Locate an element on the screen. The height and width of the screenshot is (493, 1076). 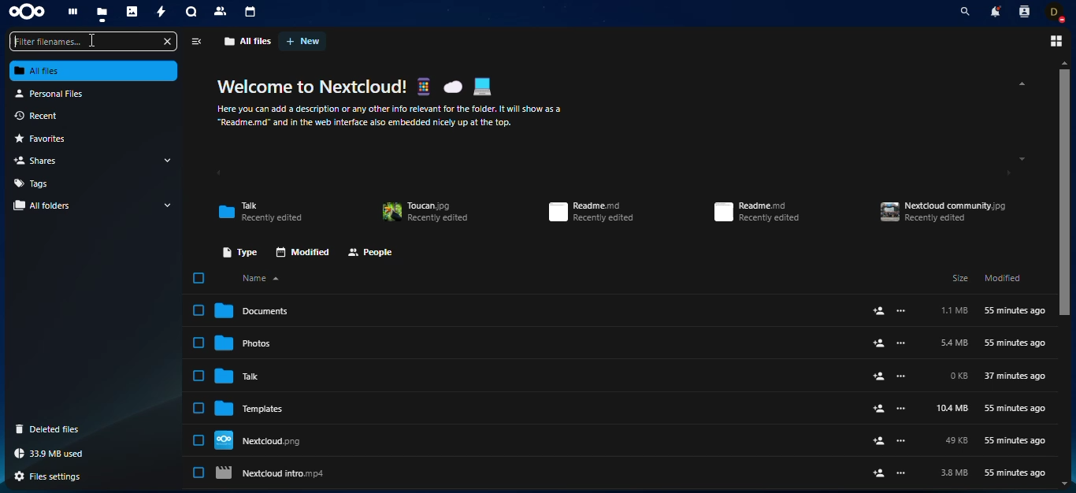
type is located at coordinates (236, 251).